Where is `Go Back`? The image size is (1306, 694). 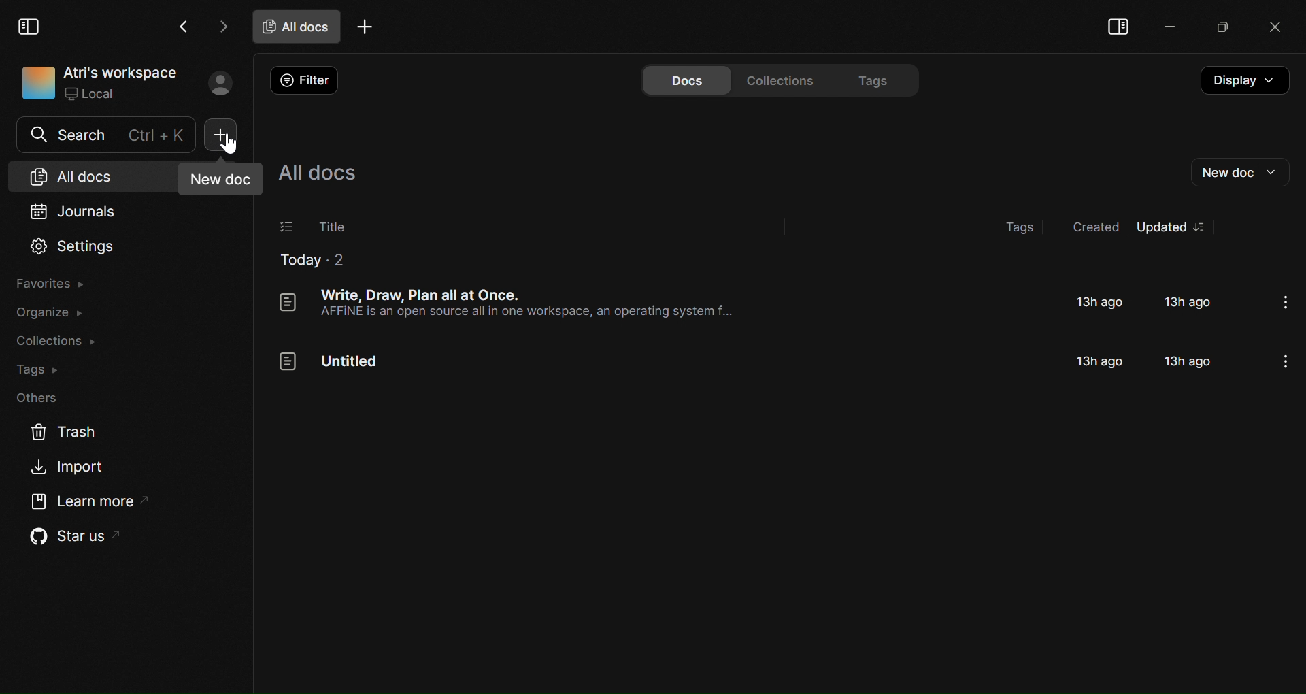
Go Back is located at coordinates (184, 27).